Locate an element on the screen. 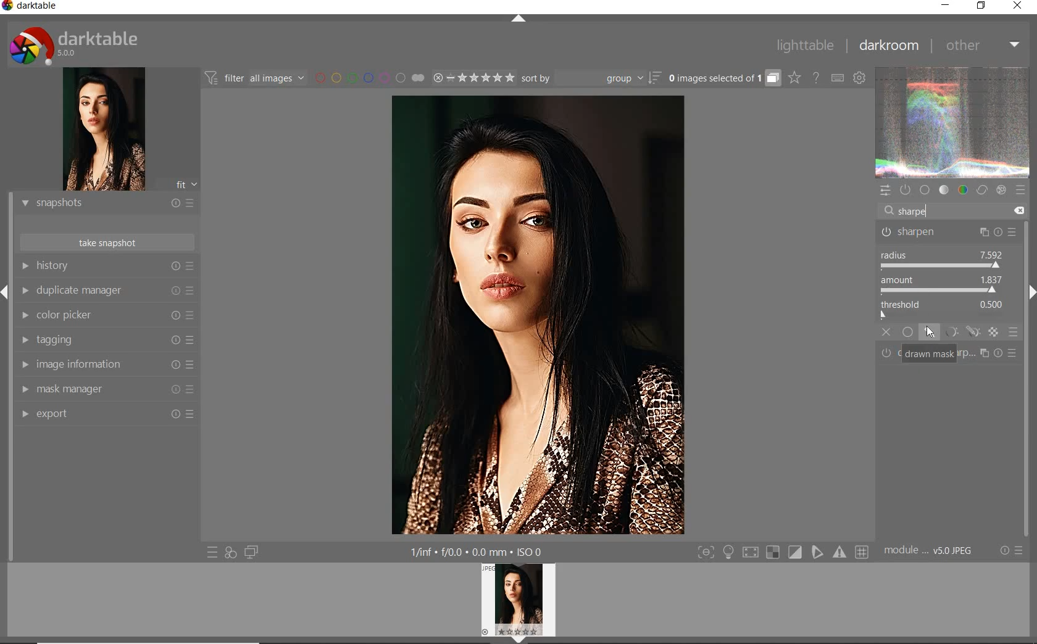  LIGHTTABLE is located at coordinates (804, 46).